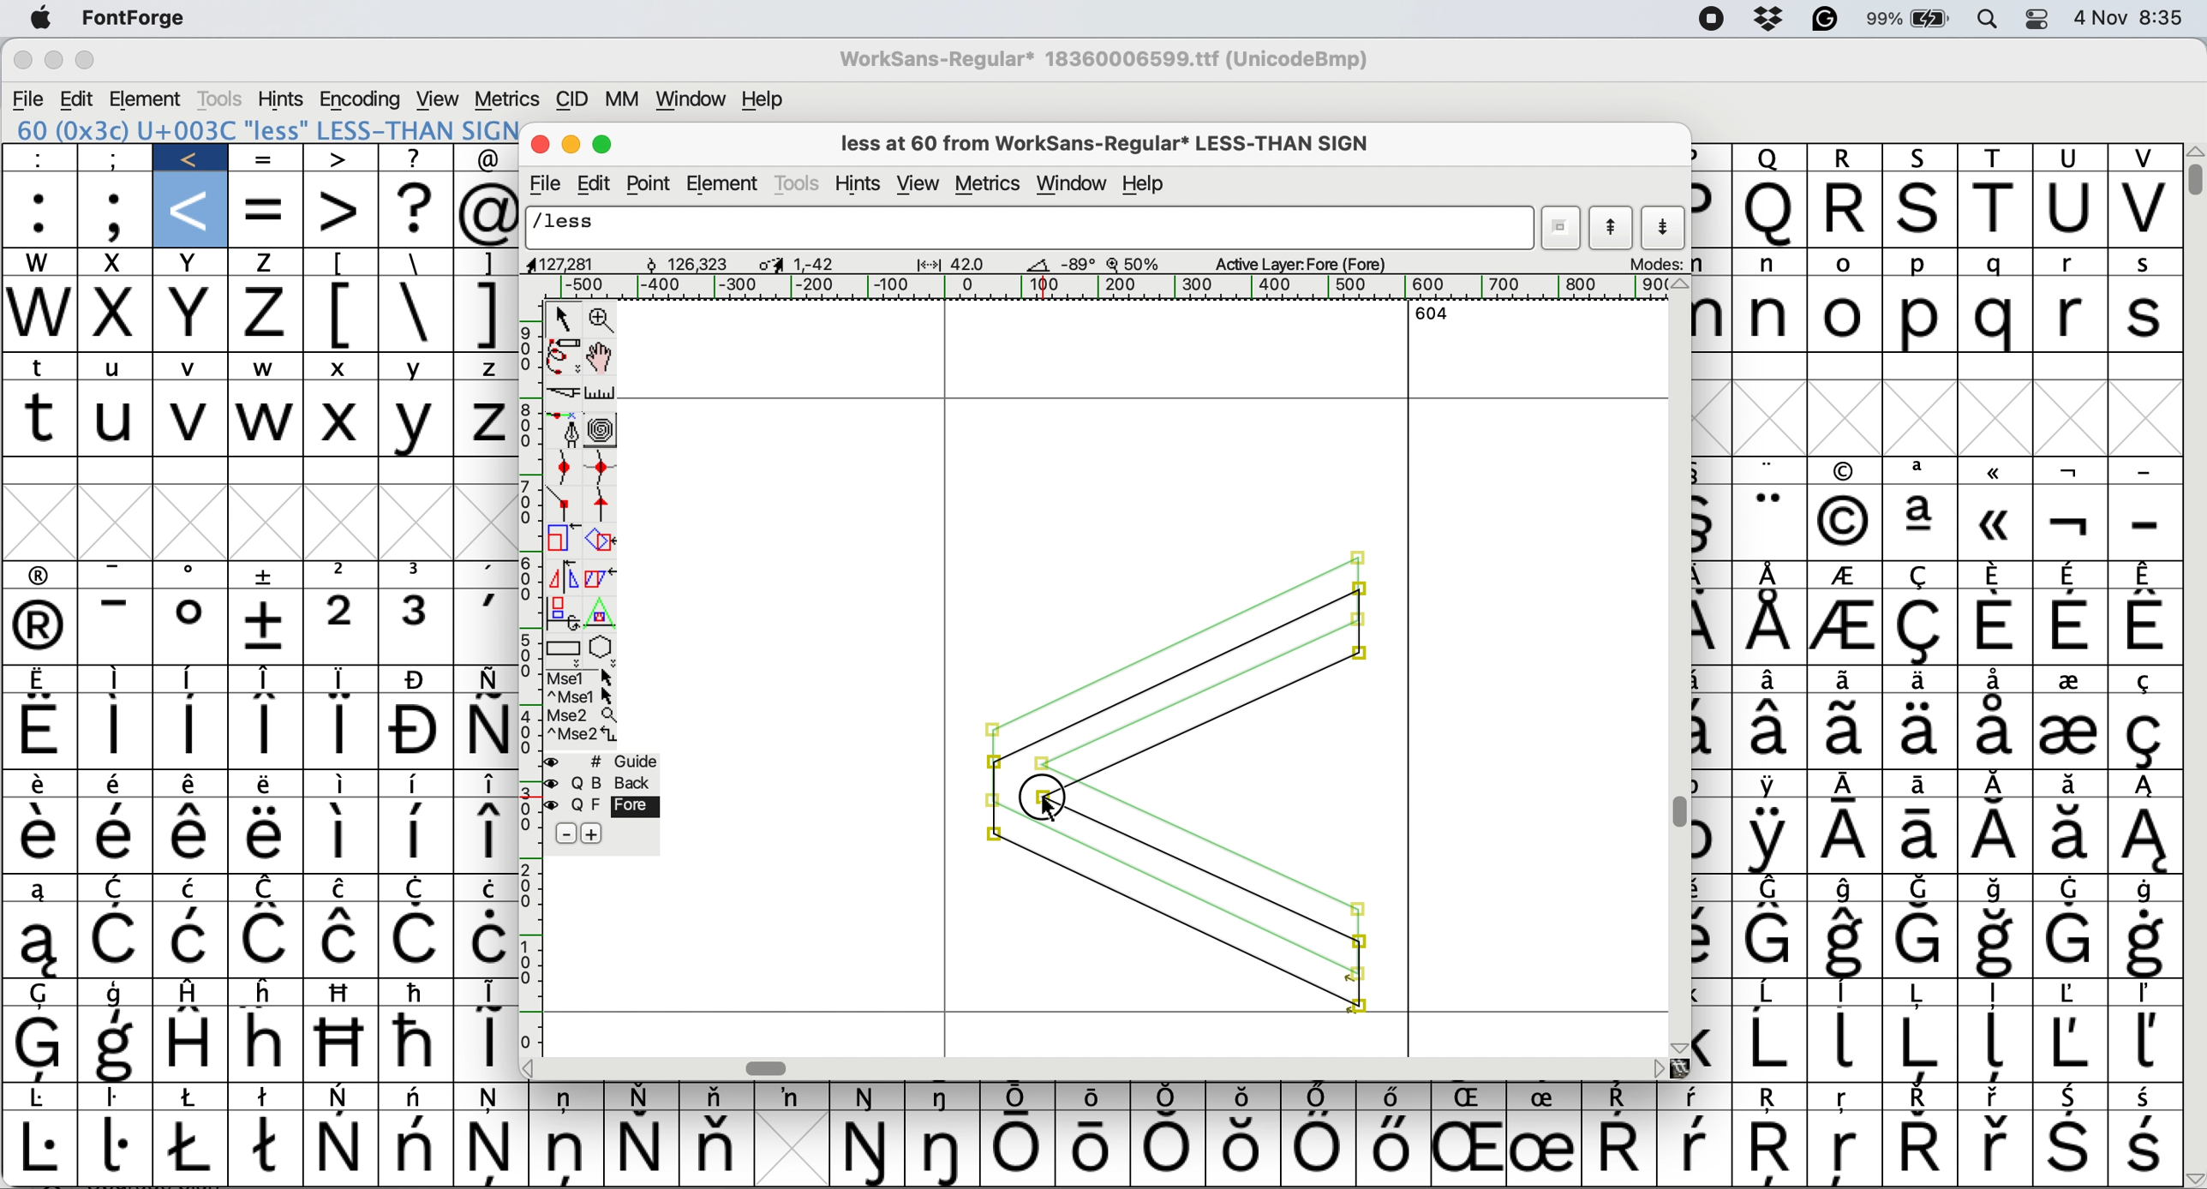 The width and height of the screenshot is (2207, 1189). Describe the element at coordinates (1713, 1045) in the screenshot. I see `Symbol` at that location.